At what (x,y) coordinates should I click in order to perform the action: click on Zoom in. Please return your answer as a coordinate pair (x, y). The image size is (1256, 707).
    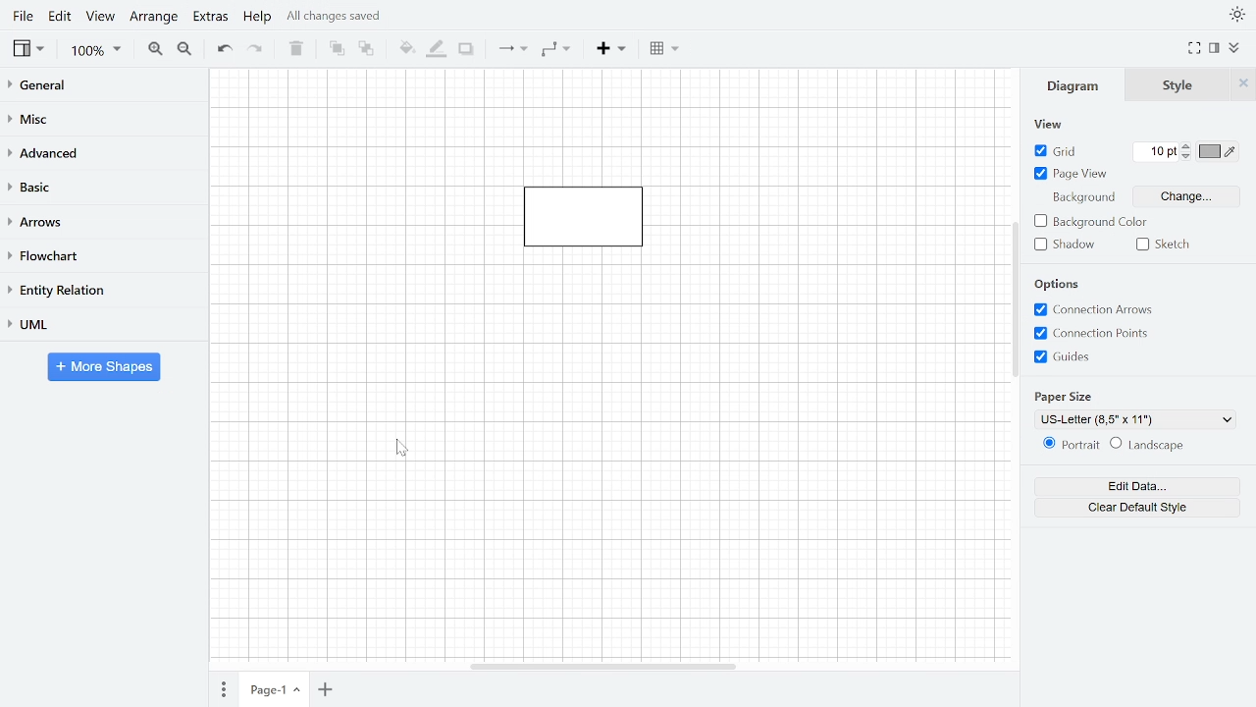
    Looking at the image, I should click on (154, 49).